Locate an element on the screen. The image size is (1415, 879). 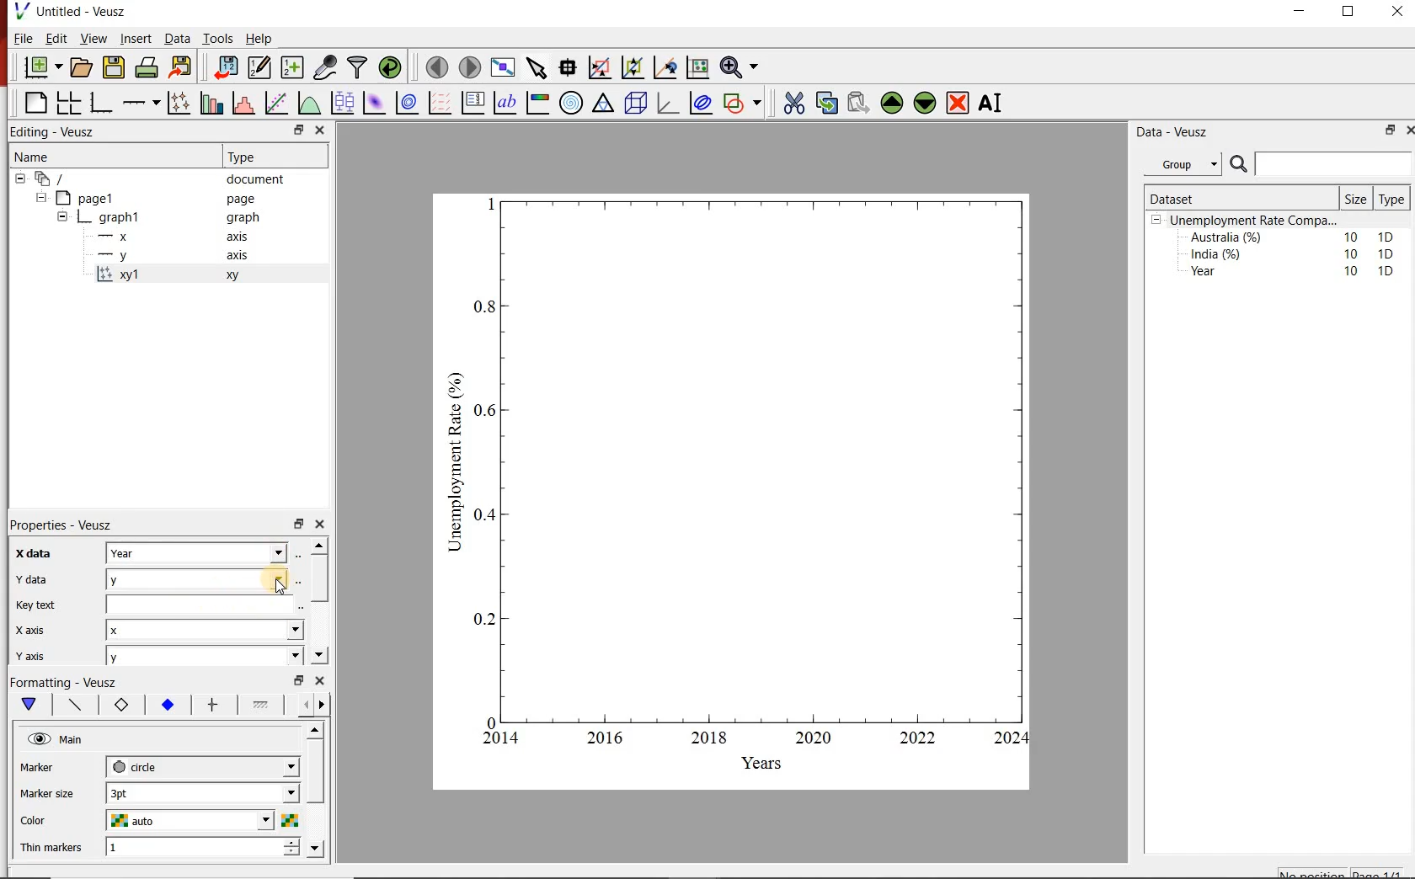
page1 page is located at coordinates (162, 198).